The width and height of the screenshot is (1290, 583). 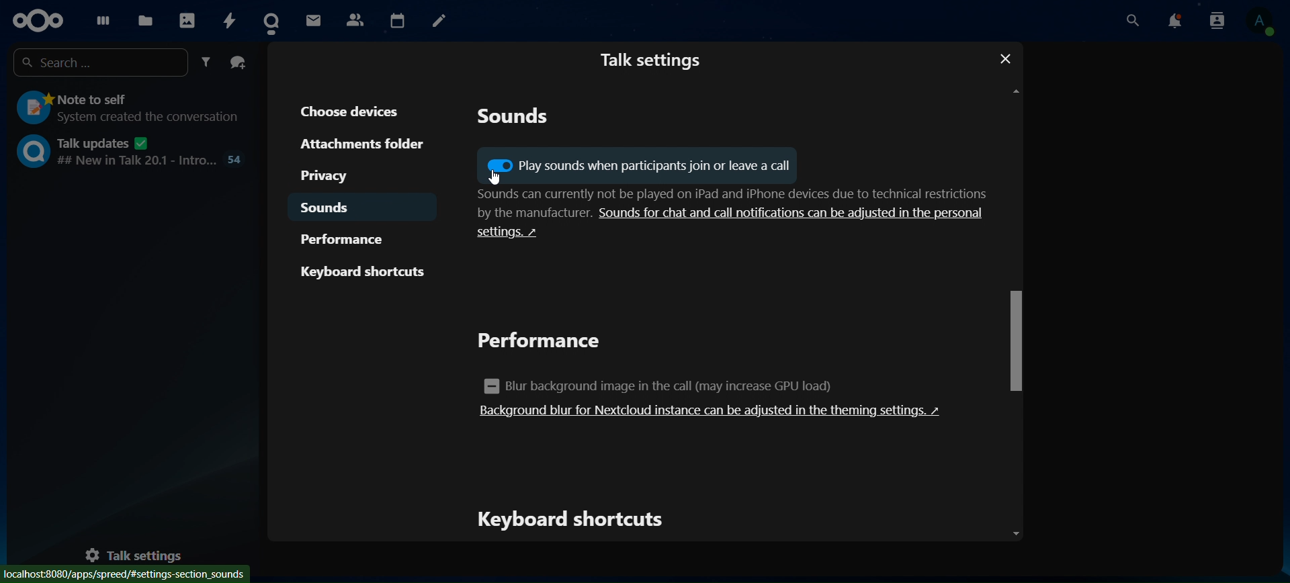 What do you see at coordinates (146, 18) in the screenshot?
I see `files` at bounding box center [146, 18].